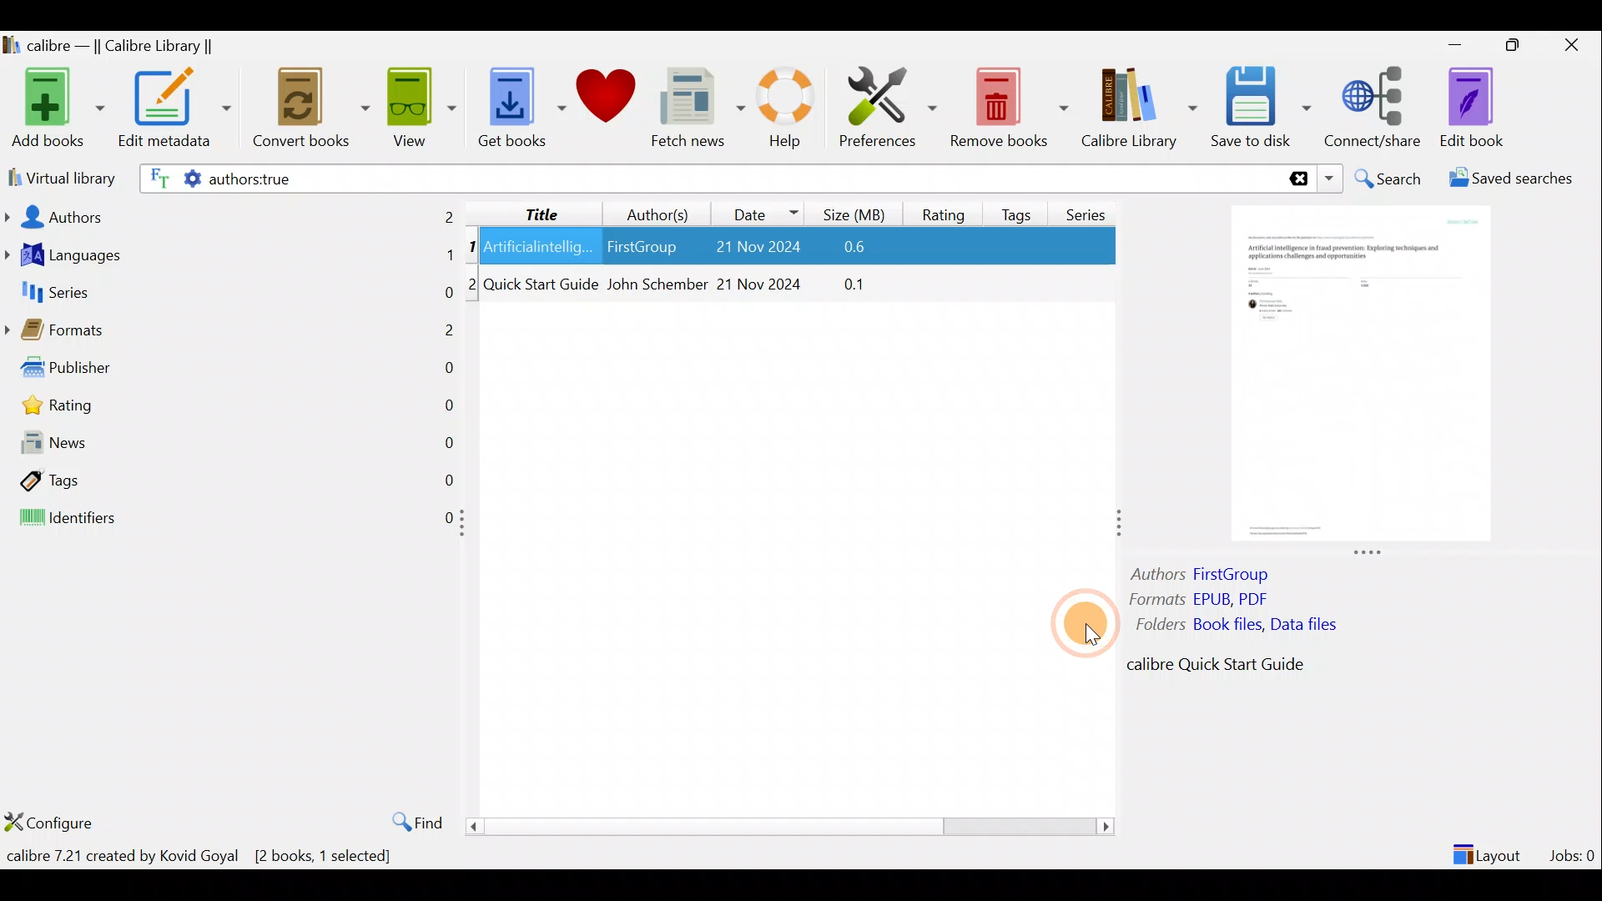 Image resolution: width=1602 pixels, height=901 pixels. Describe the element at coordinates (541, 285) in the screenshot. I see `Quick Start Guide` at that location.